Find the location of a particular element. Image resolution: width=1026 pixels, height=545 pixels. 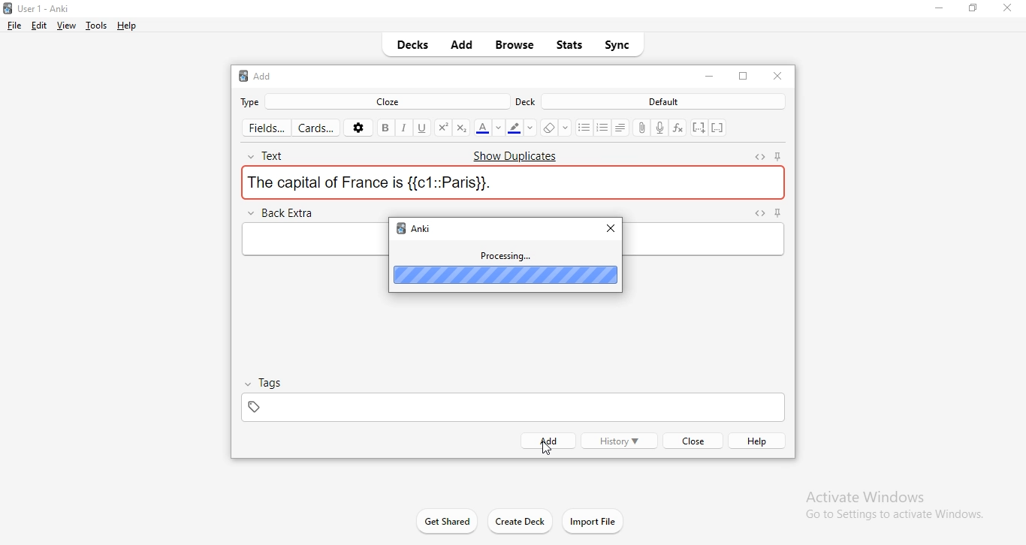

cloze is located at coordinates (391, 101).